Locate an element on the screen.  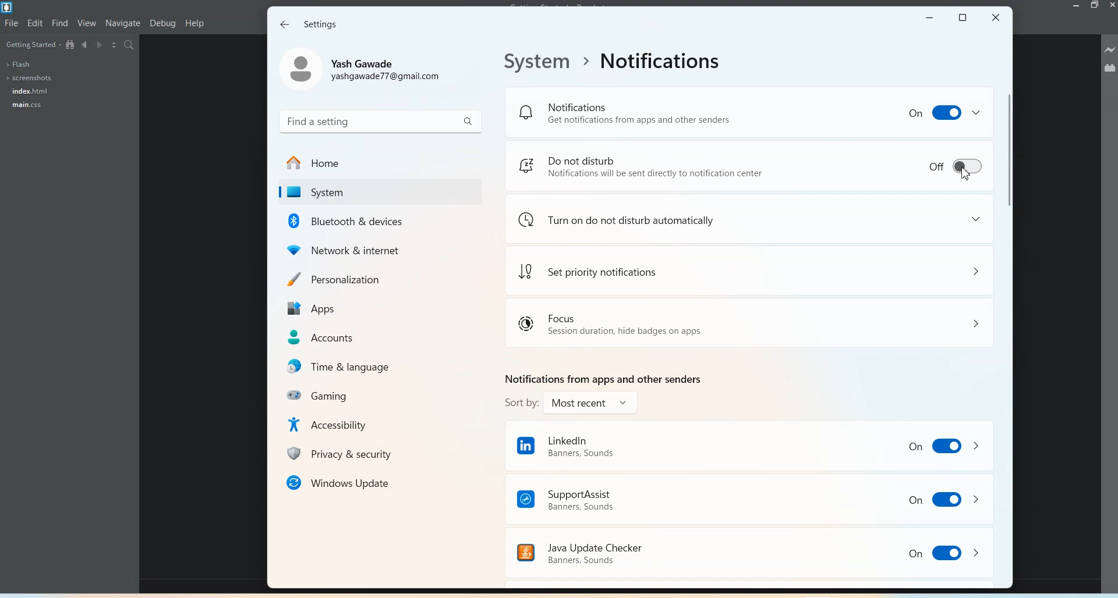
File is located at coordinates (12, 23).